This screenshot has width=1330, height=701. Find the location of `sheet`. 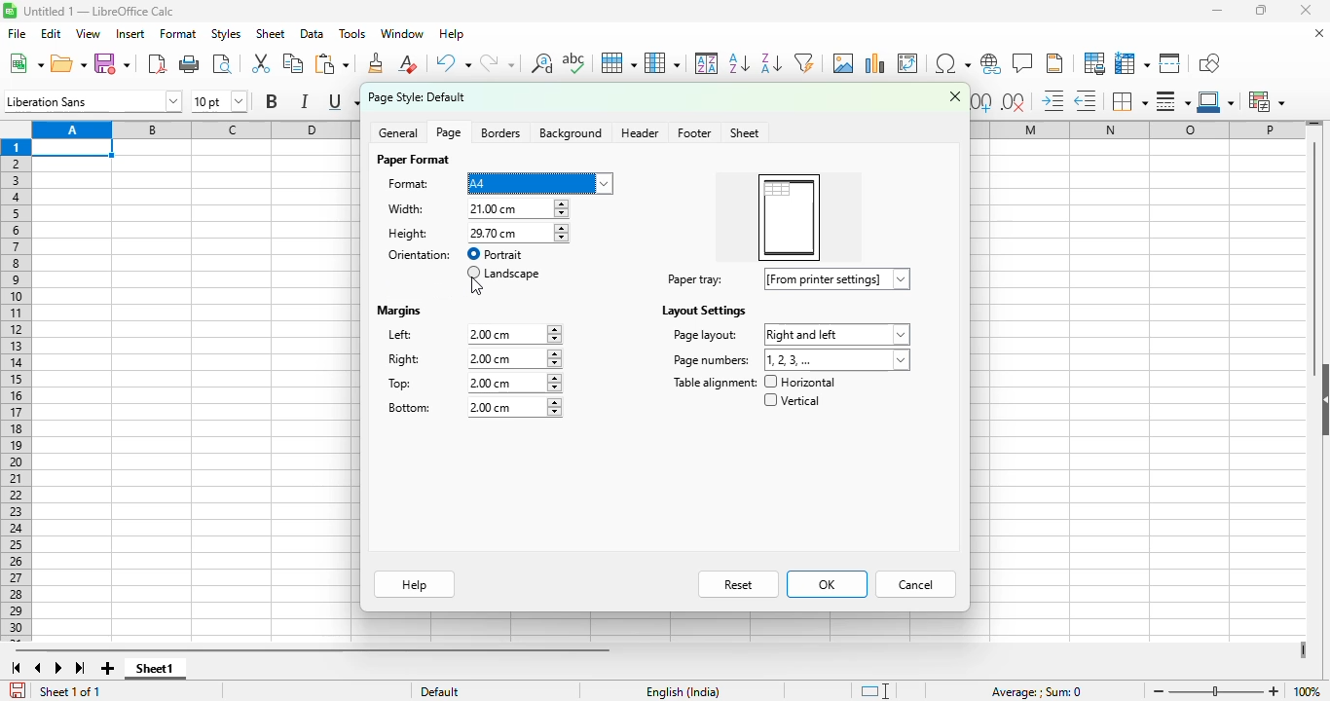

sheet is located at coordinates (746, 133).